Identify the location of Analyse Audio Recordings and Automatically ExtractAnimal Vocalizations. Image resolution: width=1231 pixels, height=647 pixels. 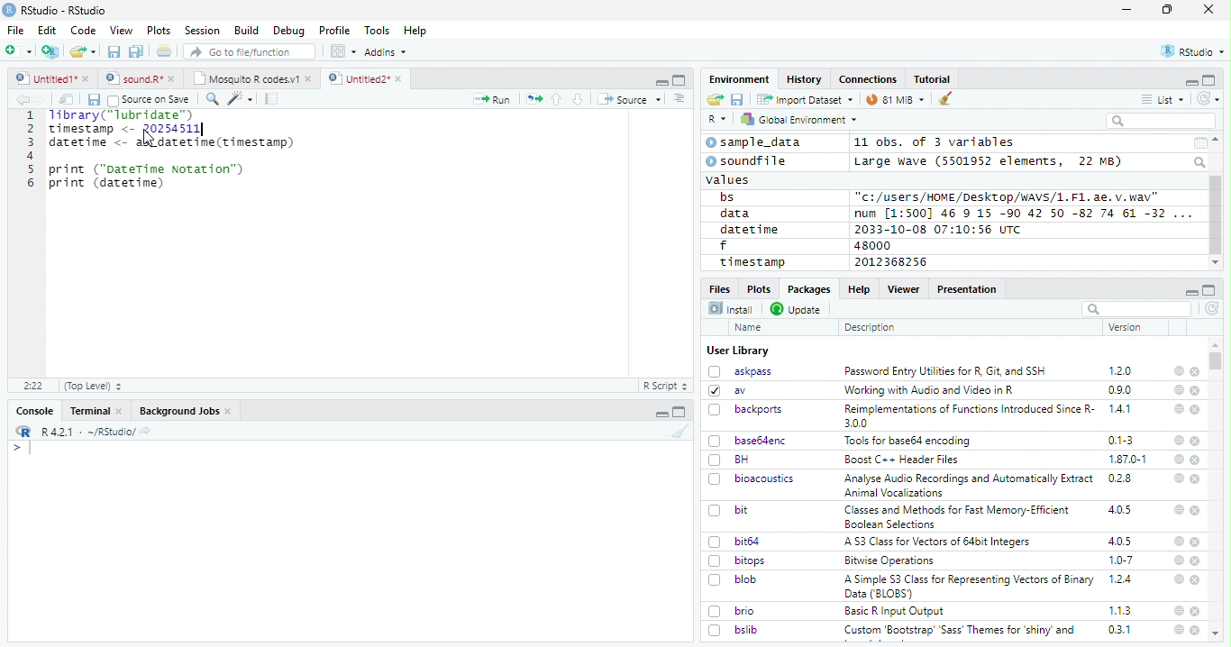
(965, 485).